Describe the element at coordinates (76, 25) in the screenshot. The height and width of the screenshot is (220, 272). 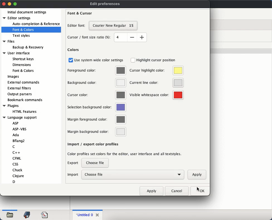
I see `editor font` at that location.